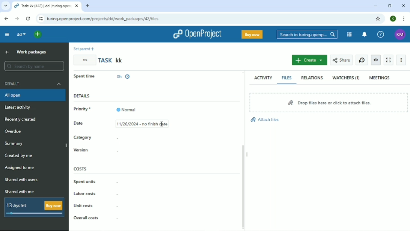  I want to click on Activate zen mode, so click(389, 60).